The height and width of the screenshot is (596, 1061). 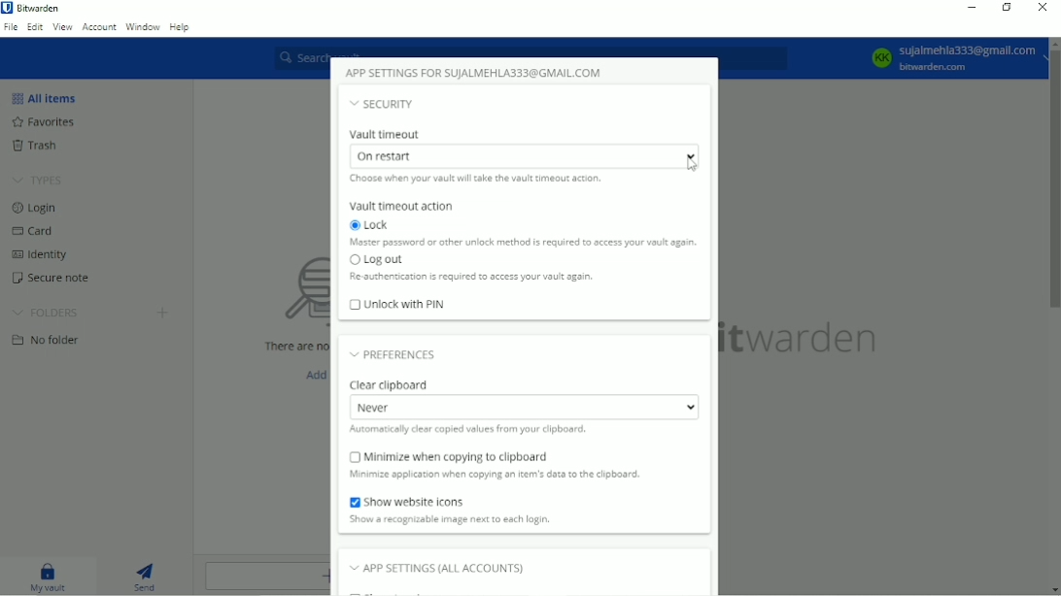 What do you see at coordinates (399, 353) in the screenshot?
I see `Preferences` at bounding box center [399, 353].